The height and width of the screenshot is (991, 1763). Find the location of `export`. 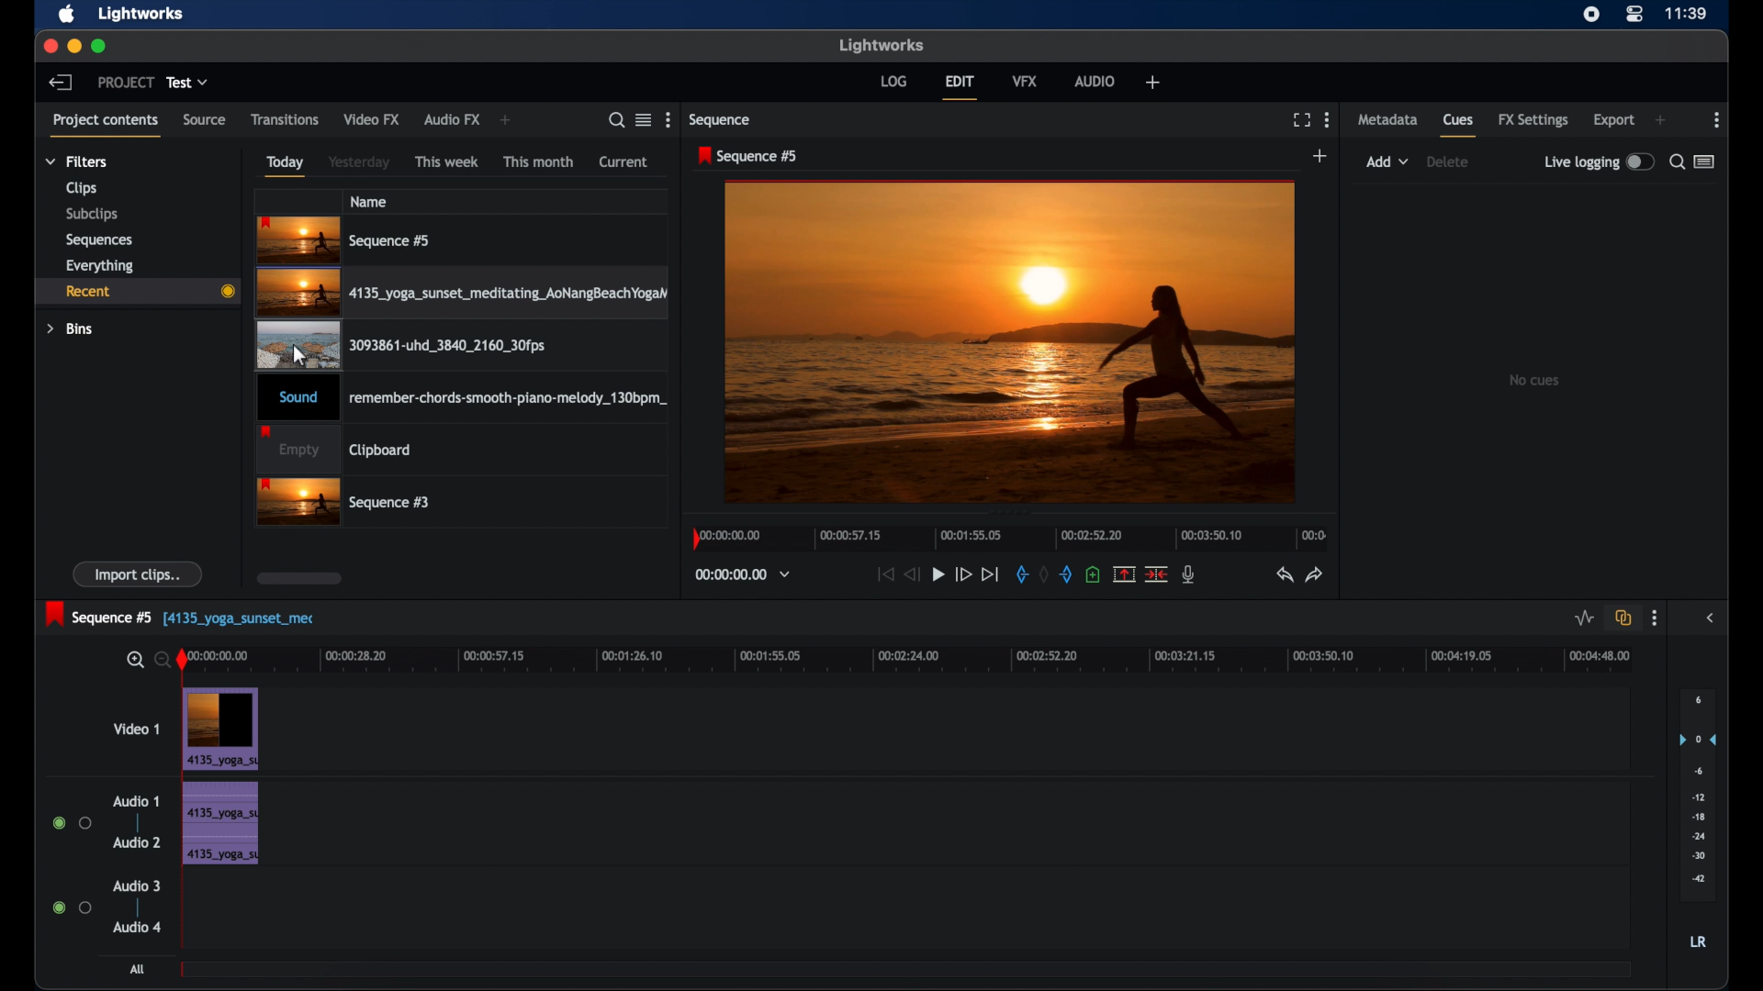

export is located at coordinates (1613, 119).